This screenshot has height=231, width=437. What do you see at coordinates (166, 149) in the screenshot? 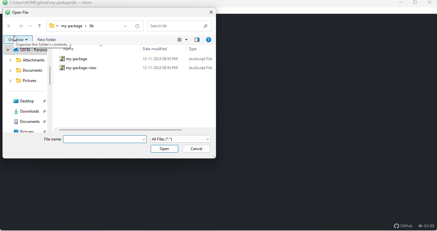
I see `open` at bounding box center [166, 149].